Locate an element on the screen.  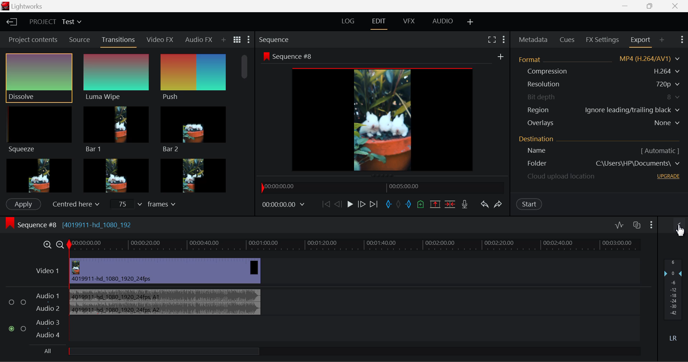
Back to Homepage is located at coordinates (10, 22).